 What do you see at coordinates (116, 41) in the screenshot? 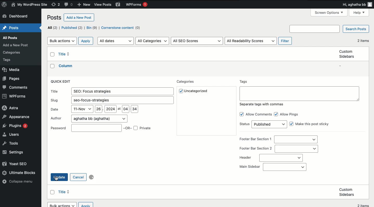
I see `All dates` at bounding box center [116, 41].